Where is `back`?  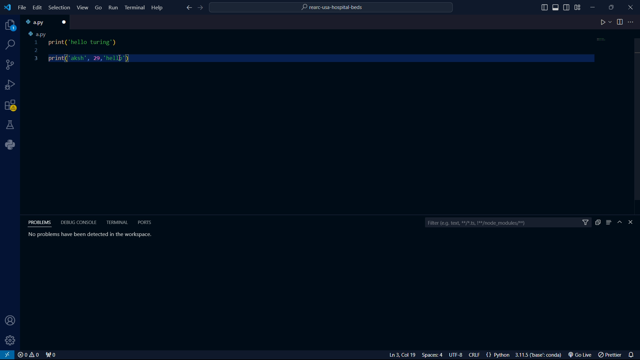
back is located at coordinates (188, 8).